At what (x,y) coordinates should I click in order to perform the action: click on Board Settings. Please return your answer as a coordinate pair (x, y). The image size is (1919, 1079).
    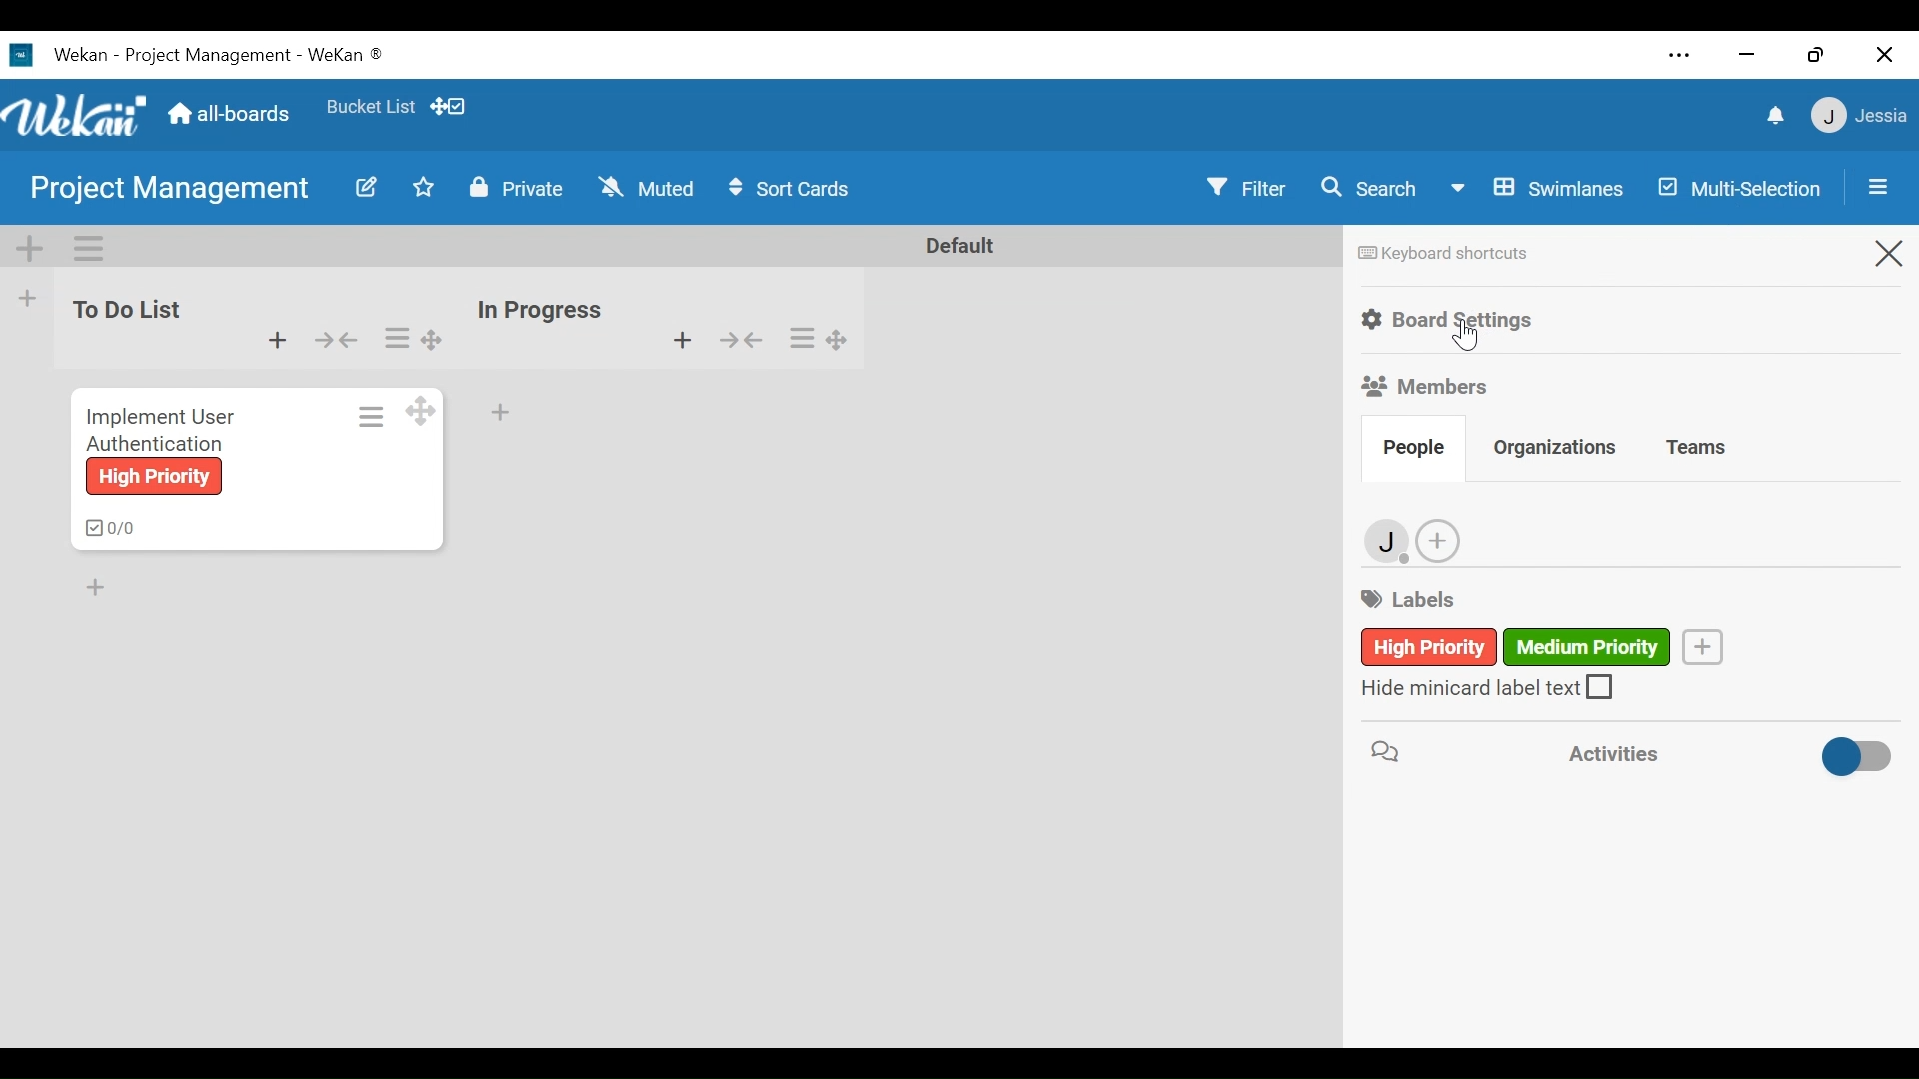
    Looking at the image, I should click on (1453, 318).